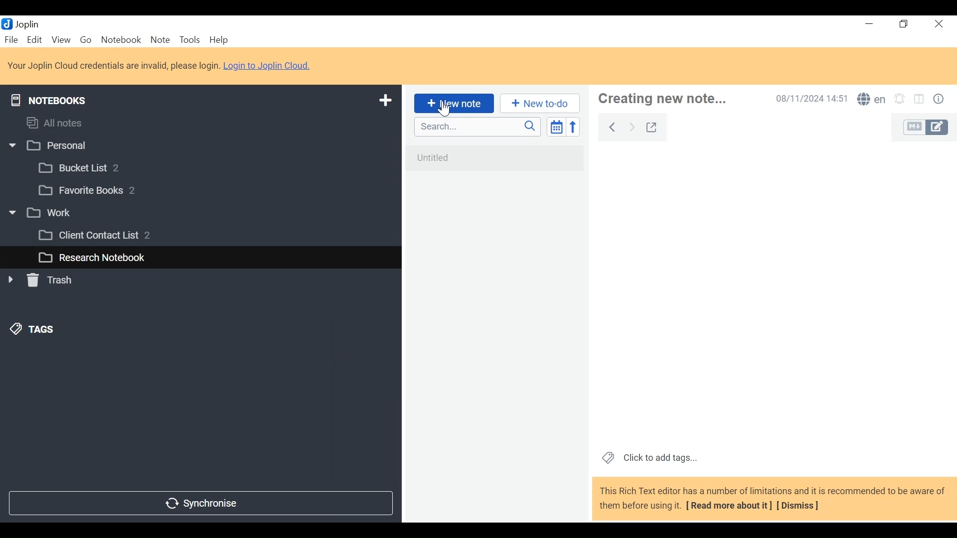 The height and width of the screenshot is (538, 957). What do you see at coordinates (612, 126) in the screenshot?
I see `Back` at bounding box center [612, 126].